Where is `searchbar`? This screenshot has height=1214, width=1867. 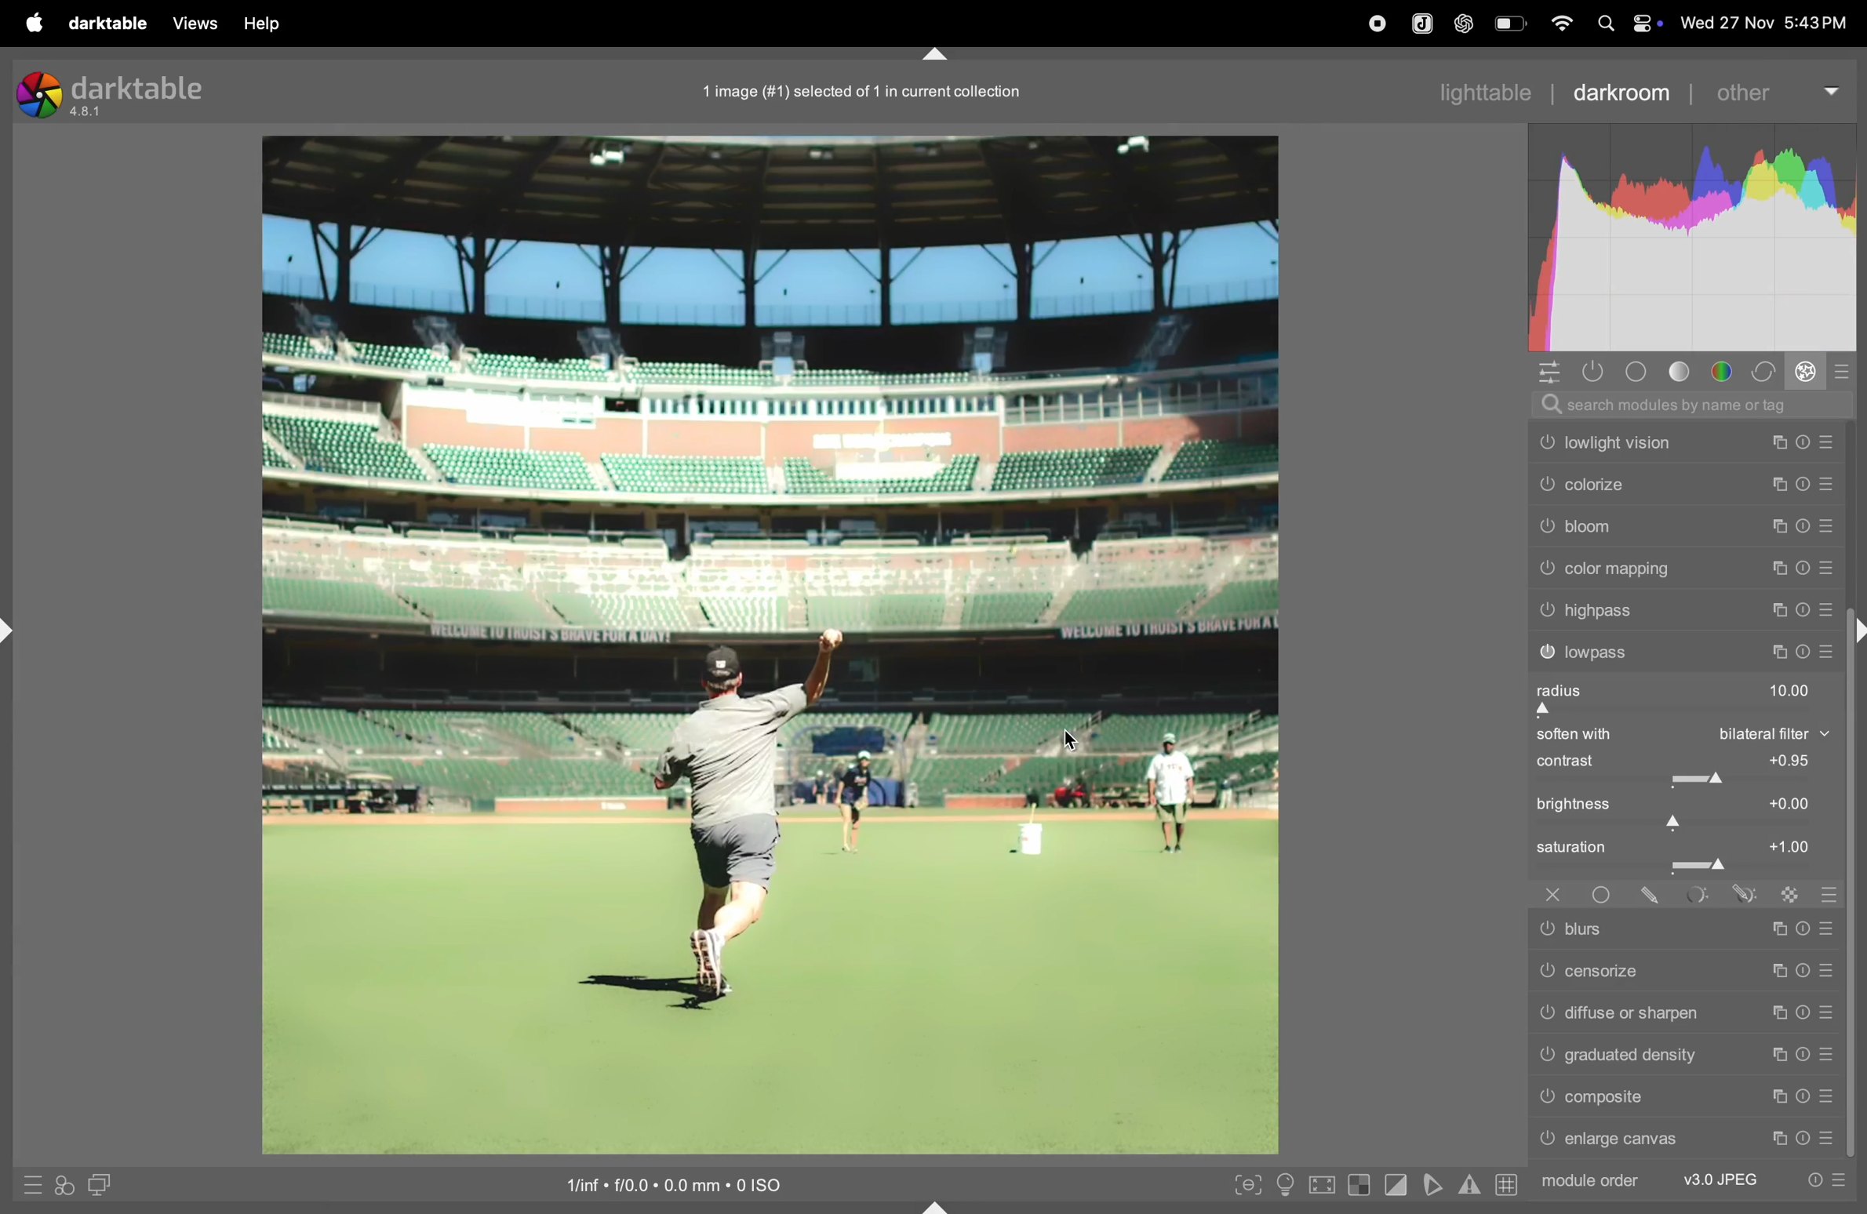
searchbar is located at coordinates (1690, 403).